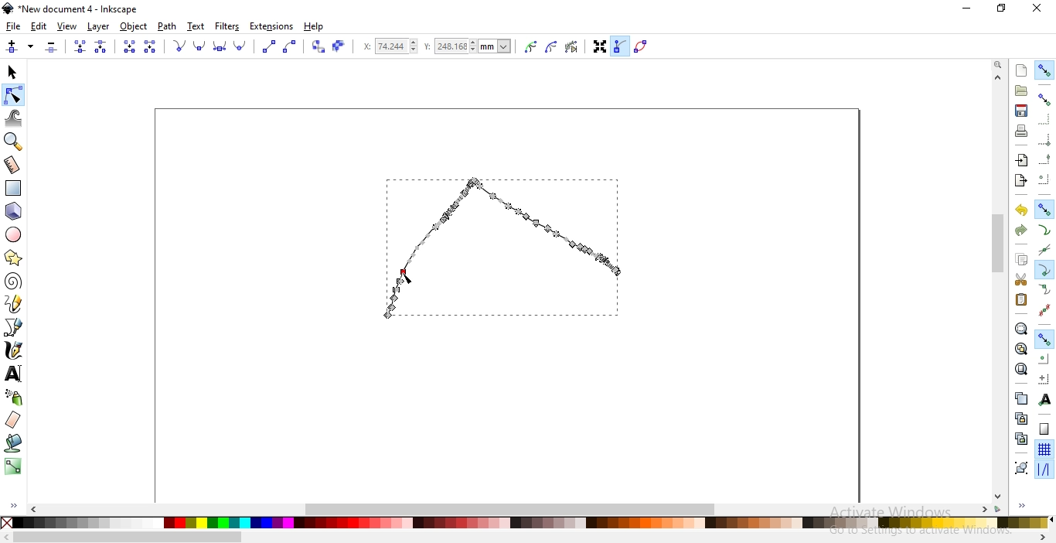 This screenshot has width=1056, height=543. I want to click on snap to edges of bounding boxes, so click(1043, 120).